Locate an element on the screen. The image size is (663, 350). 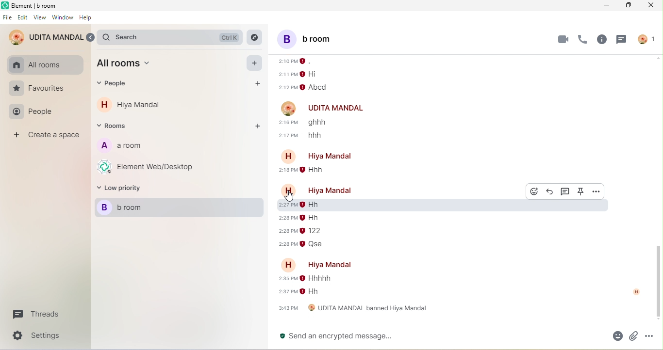
hhh-older message from hiya mandal is located at coordinates (316, 172).